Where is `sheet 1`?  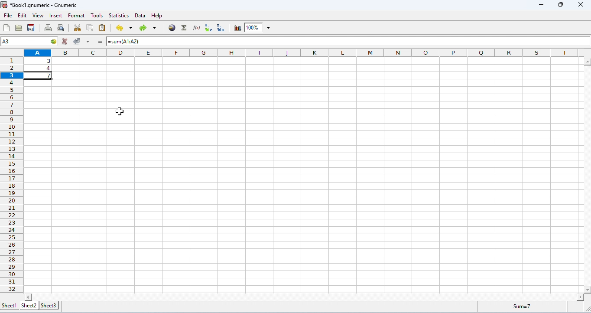 sheet 1 is located at coordinates (9, 305).